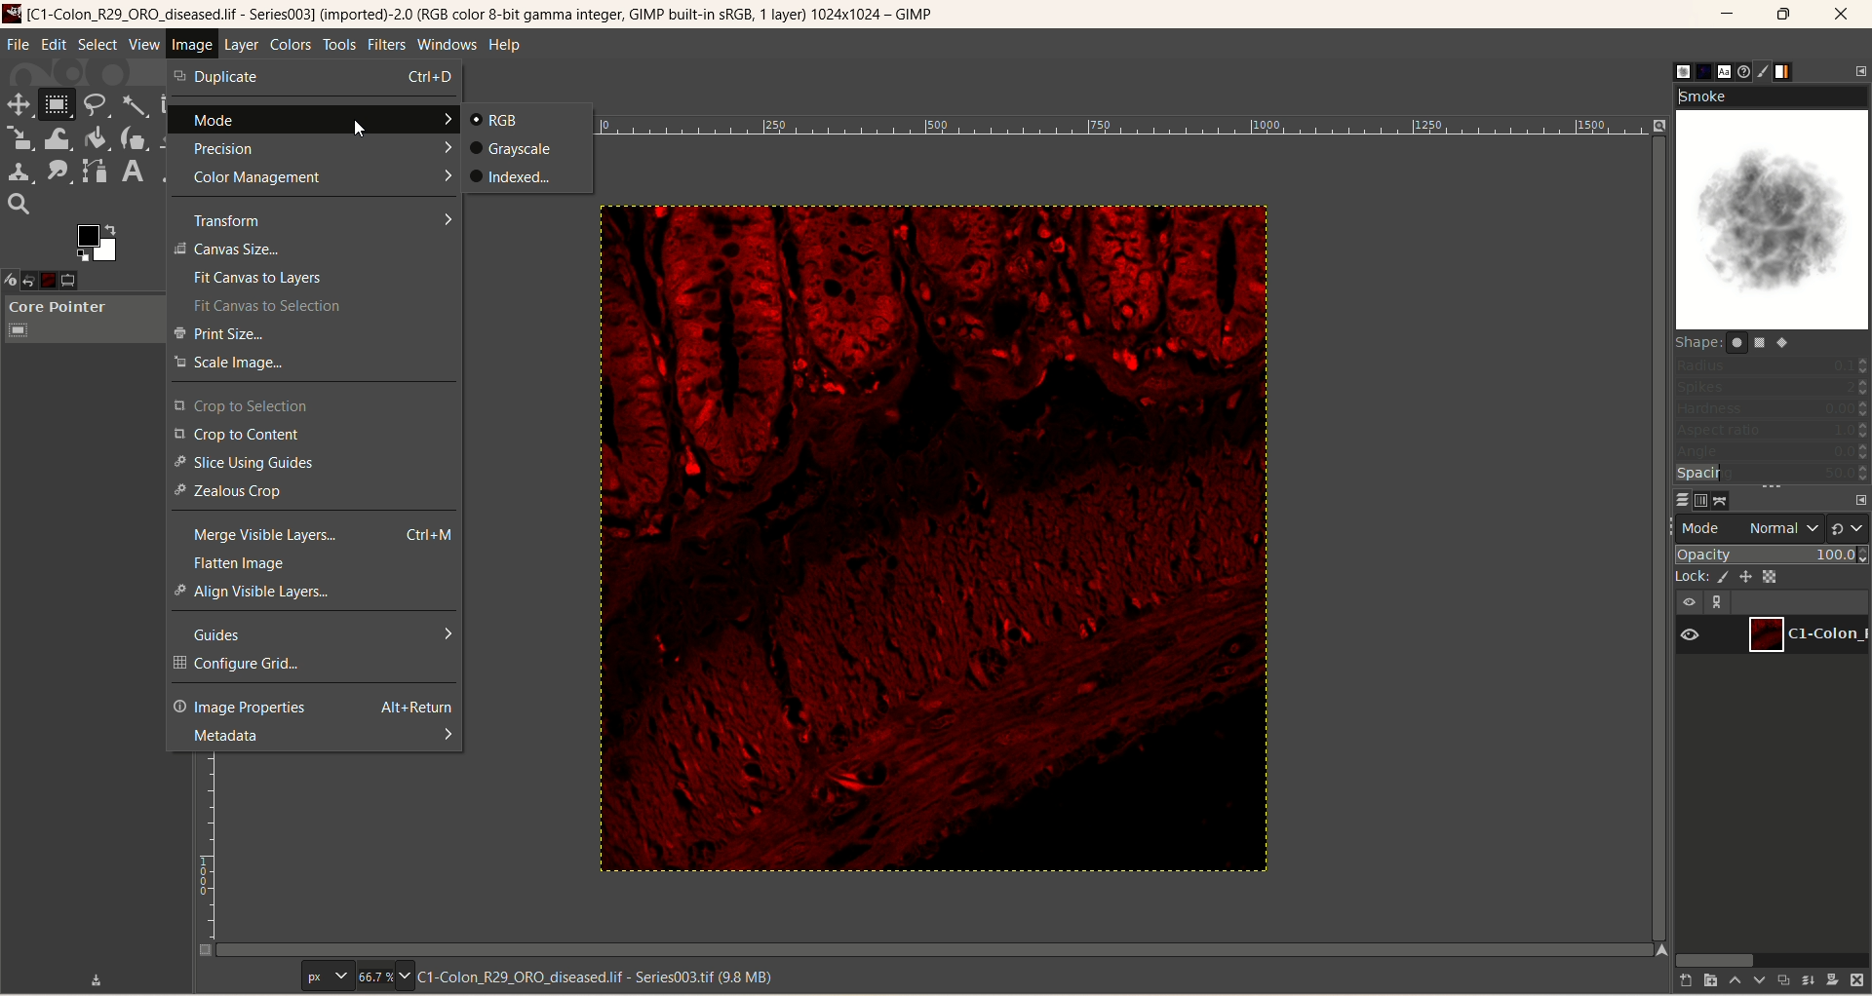 The height and width of the screenshot is (996, 1872). I want to click on crop to content, so click(312, 435).